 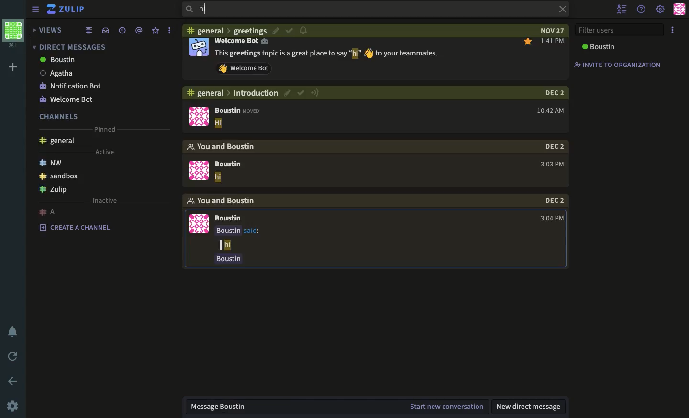 What do you see at coordinates (62, 116) in the screenshot?
I see `channels` at bounding box center [62, 116].